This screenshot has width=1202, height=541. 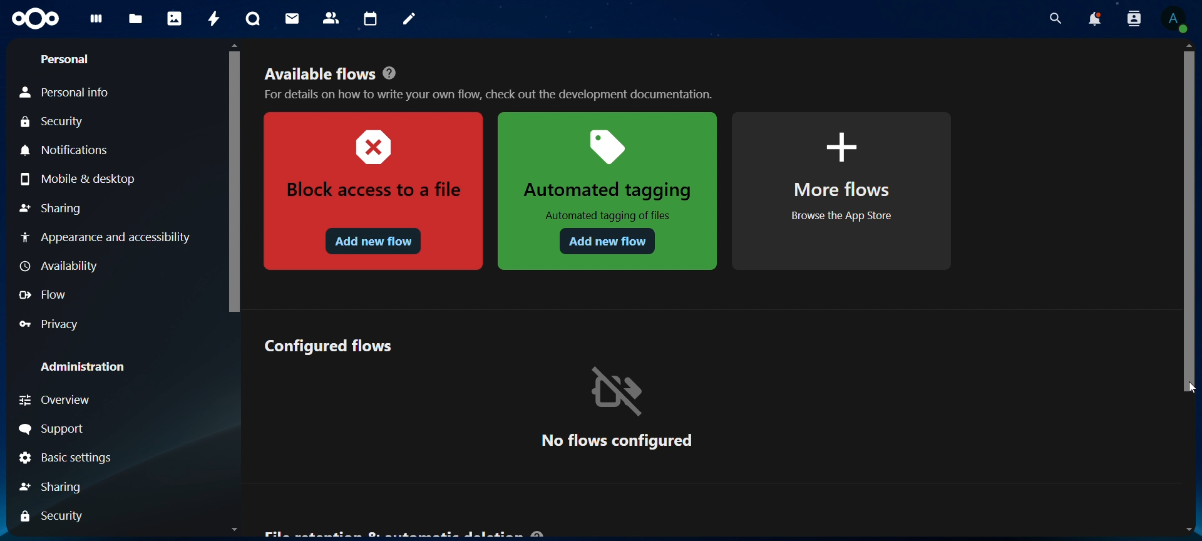 What do you see at coordinates (371, 19) in the screenshot?
I see `calendar` at bounding box center [371, 19].